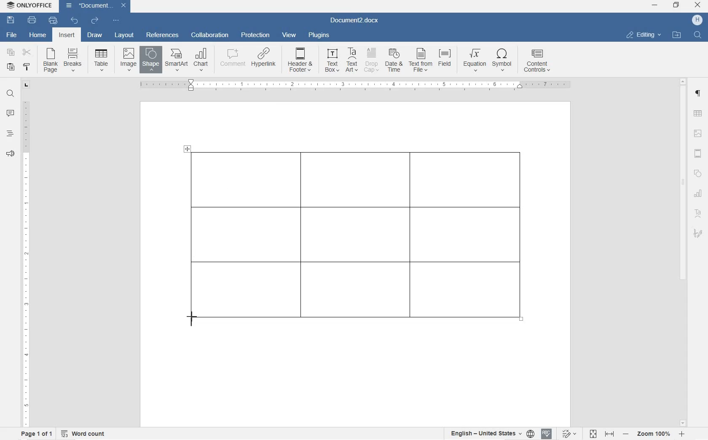 This screenshot has height=440, width=708. What do you see at coordinates (698, 173) in the screenshot?
I see `shape` at bounding box center [698, 173].